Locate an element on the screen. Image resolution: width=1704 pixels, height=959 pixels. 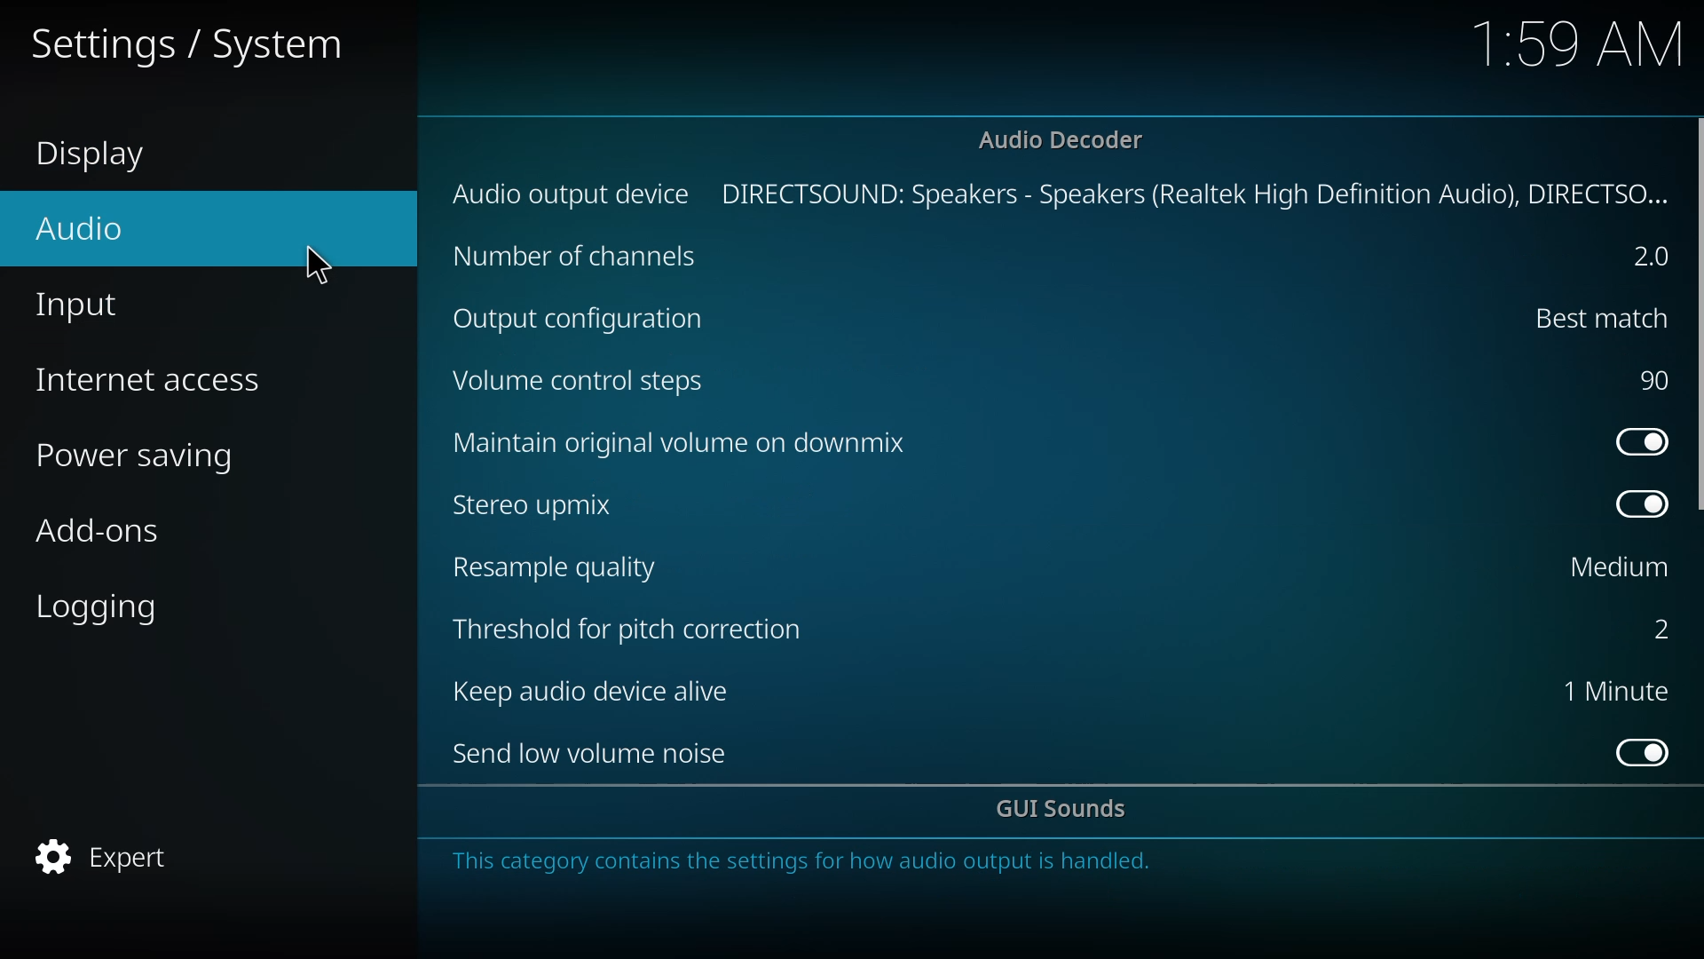
2 is located at coordinates (1654, 628).